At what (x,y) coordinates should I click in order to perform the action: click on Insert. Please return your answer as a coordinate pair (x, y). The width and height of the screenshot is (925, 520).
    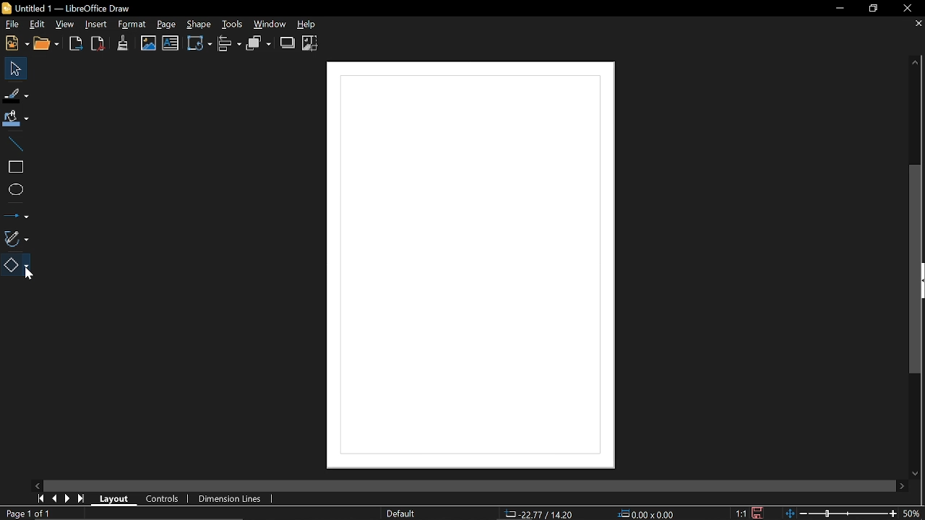
    Looking at the image, I should click on (96, 25).